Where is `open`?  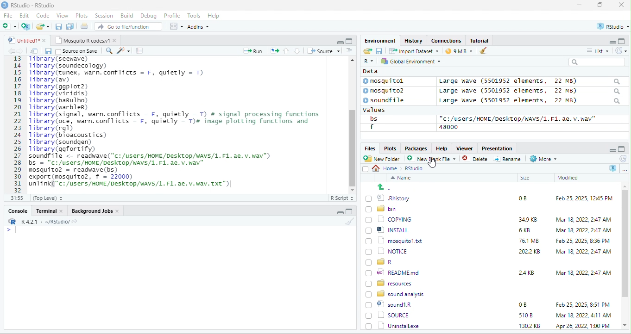 open is located at coordinates (85, 27).